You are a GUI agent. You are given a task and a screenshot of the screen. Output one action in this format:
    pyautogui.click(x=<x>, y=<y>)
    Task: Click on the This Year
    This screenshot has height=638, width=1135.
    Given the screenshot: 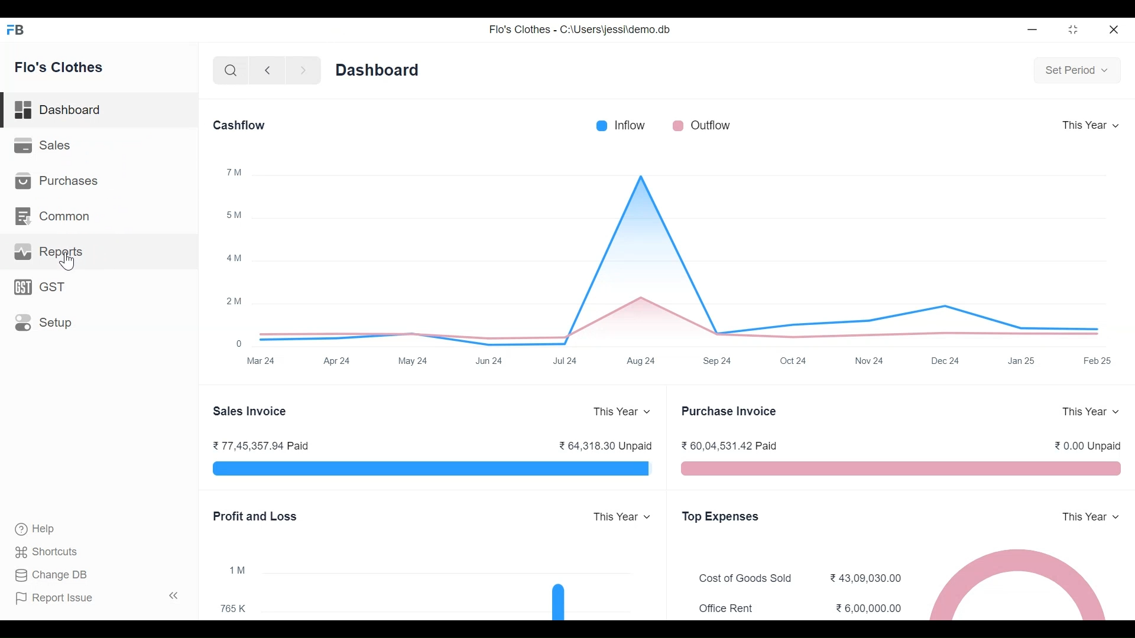 What is the action you would take?
    pyautogui.click(x=614, y=412)
    